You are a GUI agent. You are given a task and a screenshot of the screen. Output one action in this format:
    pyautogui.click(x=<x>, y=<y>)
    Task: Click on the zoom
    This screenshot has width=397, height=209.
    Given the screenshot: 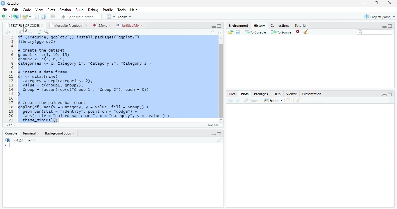 What is the action you would take?
    pyautogui.click(x=252, y=100)
    